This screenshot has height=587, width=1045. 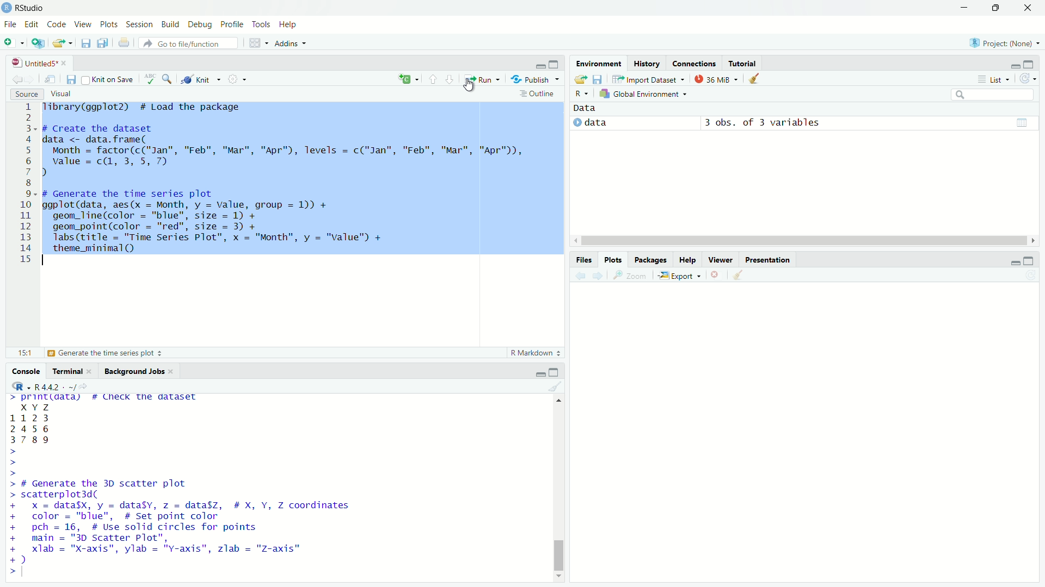 What do you see at coordinates (148, 81) in the screenshot?
I see `spell check` at bounding box center [148, 81].